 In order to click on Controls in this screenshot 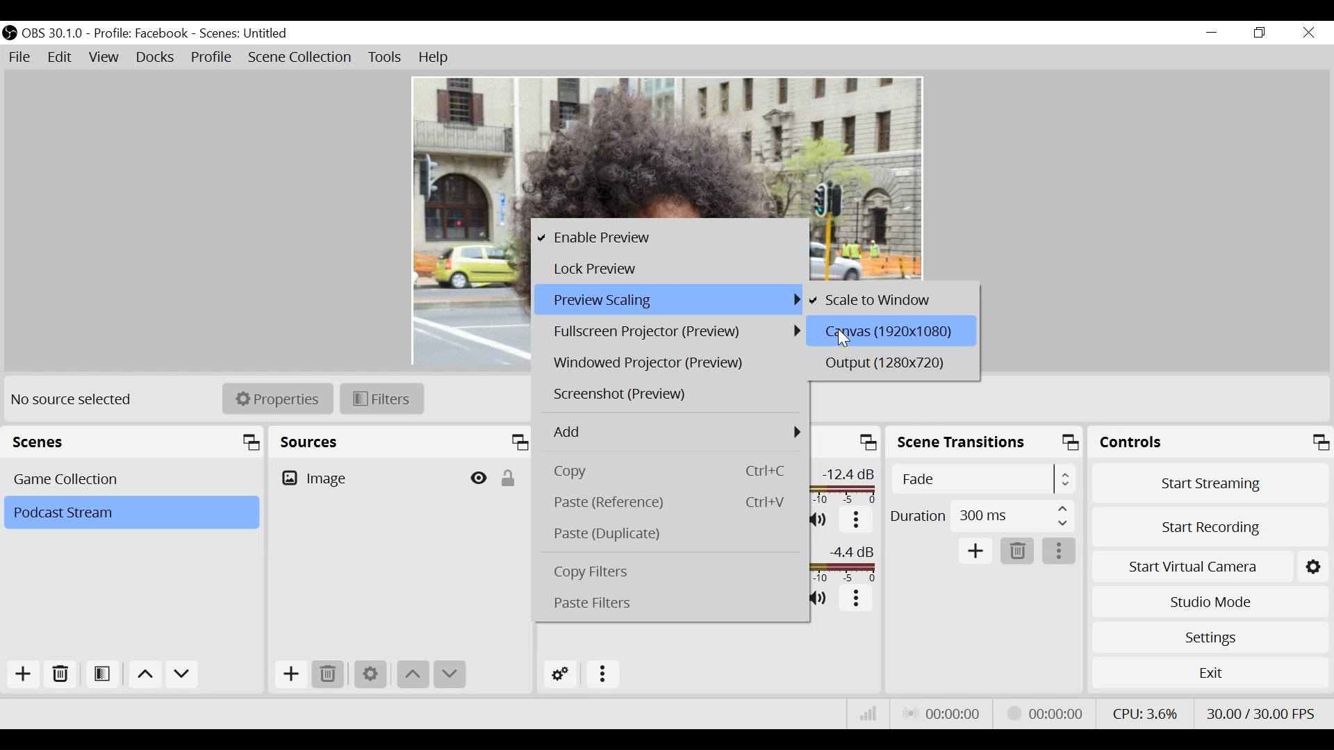, I will do `click(1212, 442)`.